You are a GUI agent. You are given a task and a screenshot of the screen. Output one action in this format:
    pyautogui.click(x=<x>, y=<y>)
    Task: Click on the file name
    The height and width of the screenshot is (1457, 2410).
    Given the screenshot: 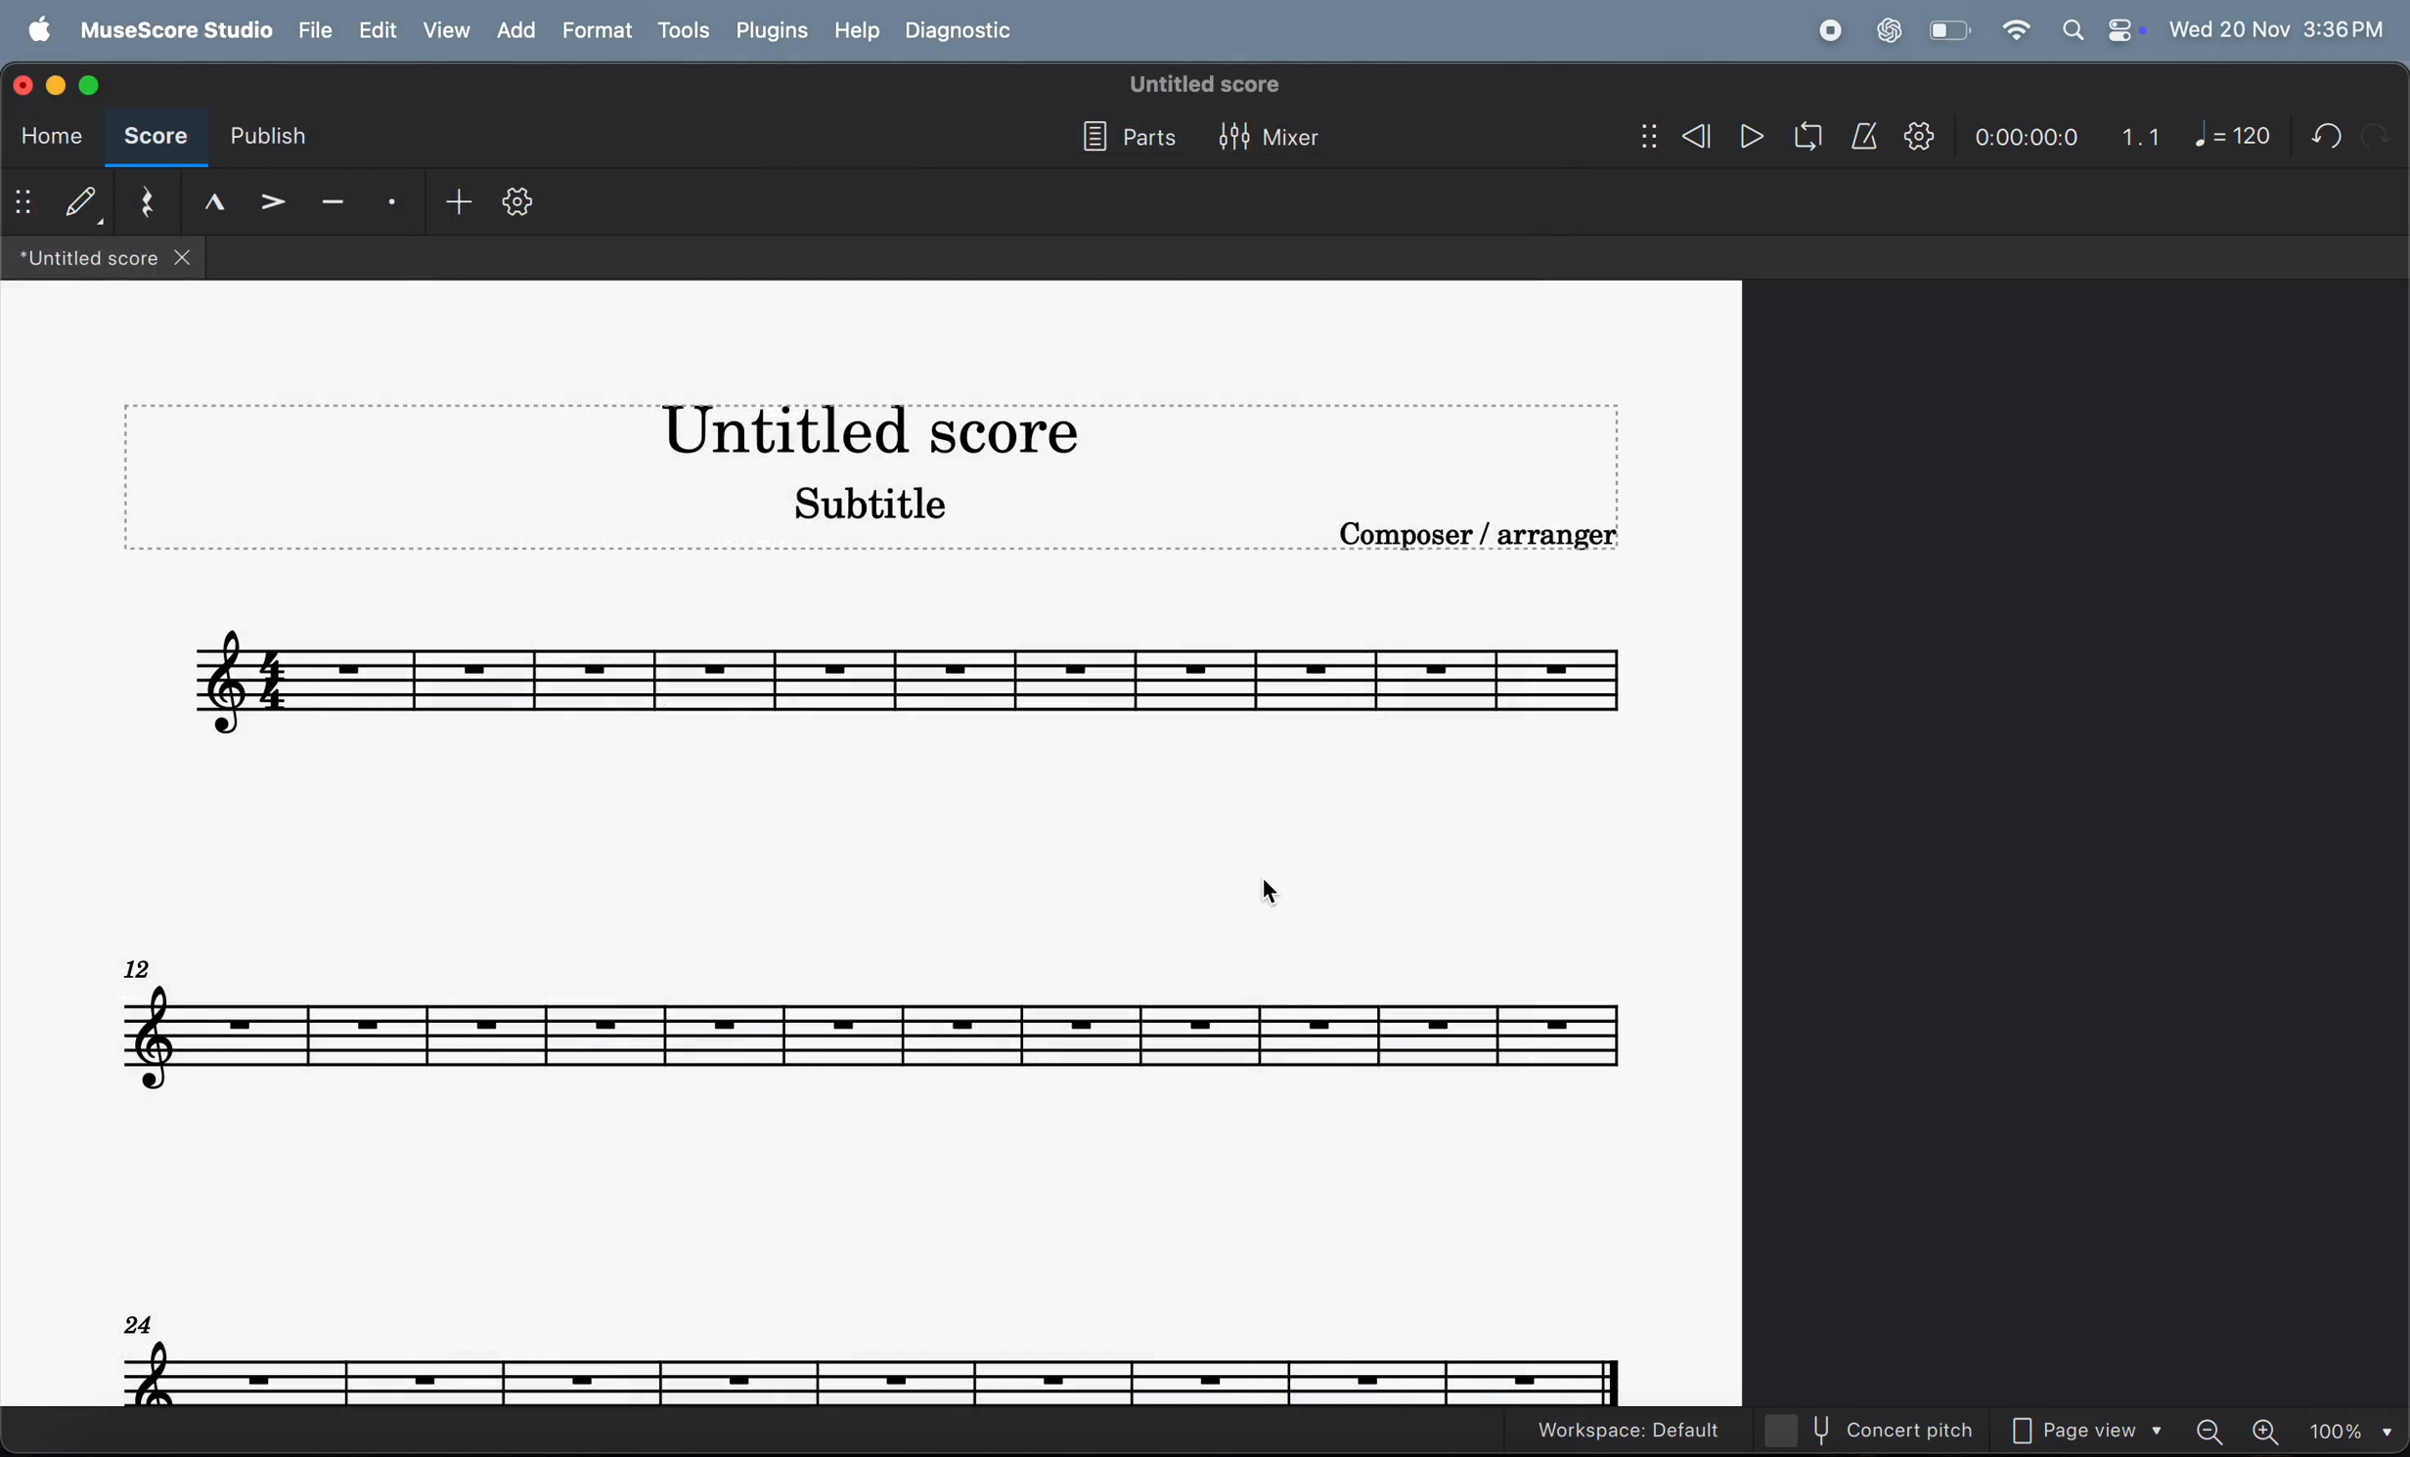 What is the action you would take?
    pyautogui.click(x=103, y=259)
    